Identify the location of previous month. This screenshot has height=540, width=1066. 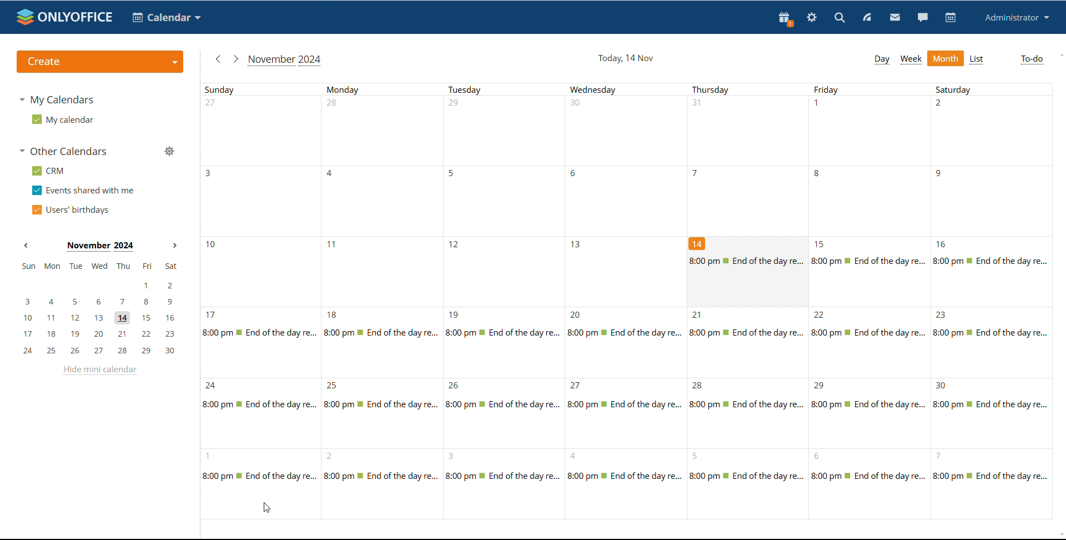
(217, 58).